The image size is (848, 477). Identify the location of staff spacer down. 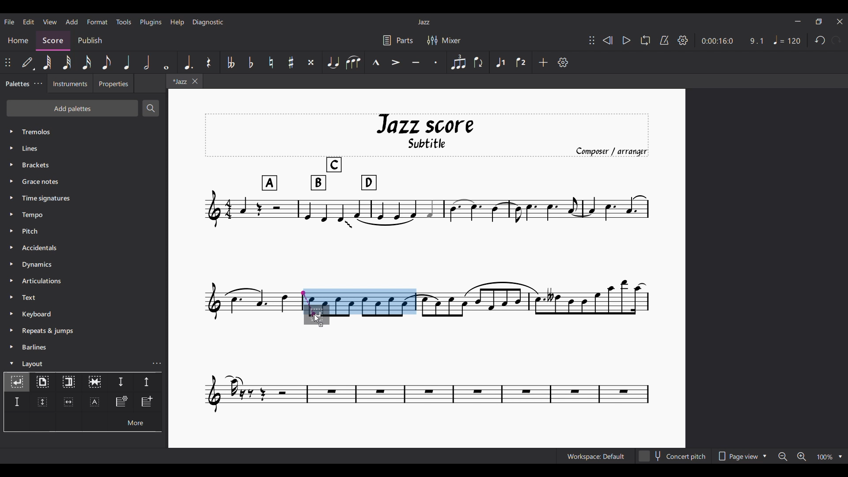
(121, 382).